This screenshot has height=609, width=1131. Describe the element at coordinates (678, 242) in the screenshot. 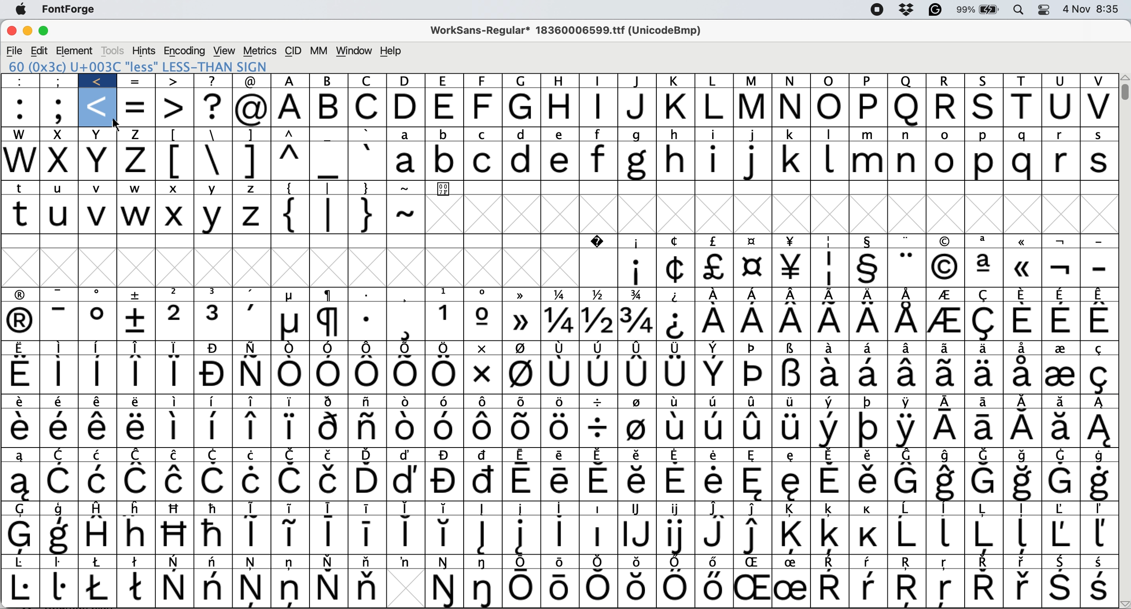

I see `Symbol` at that location.